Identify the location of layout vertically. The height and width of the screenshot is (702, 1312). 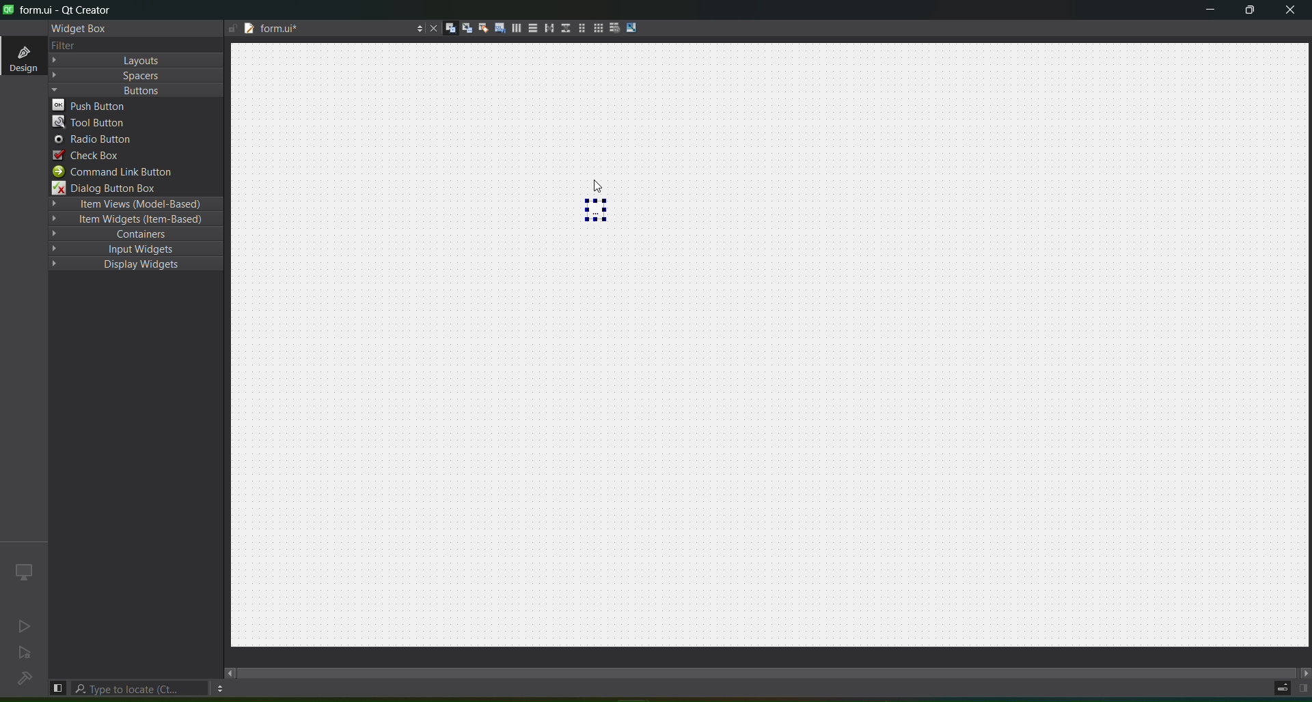
(531, 29).